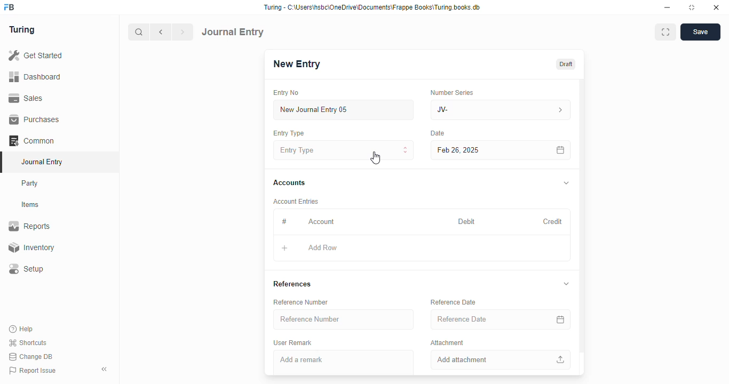  I want to click on credit, so click(553, 221).